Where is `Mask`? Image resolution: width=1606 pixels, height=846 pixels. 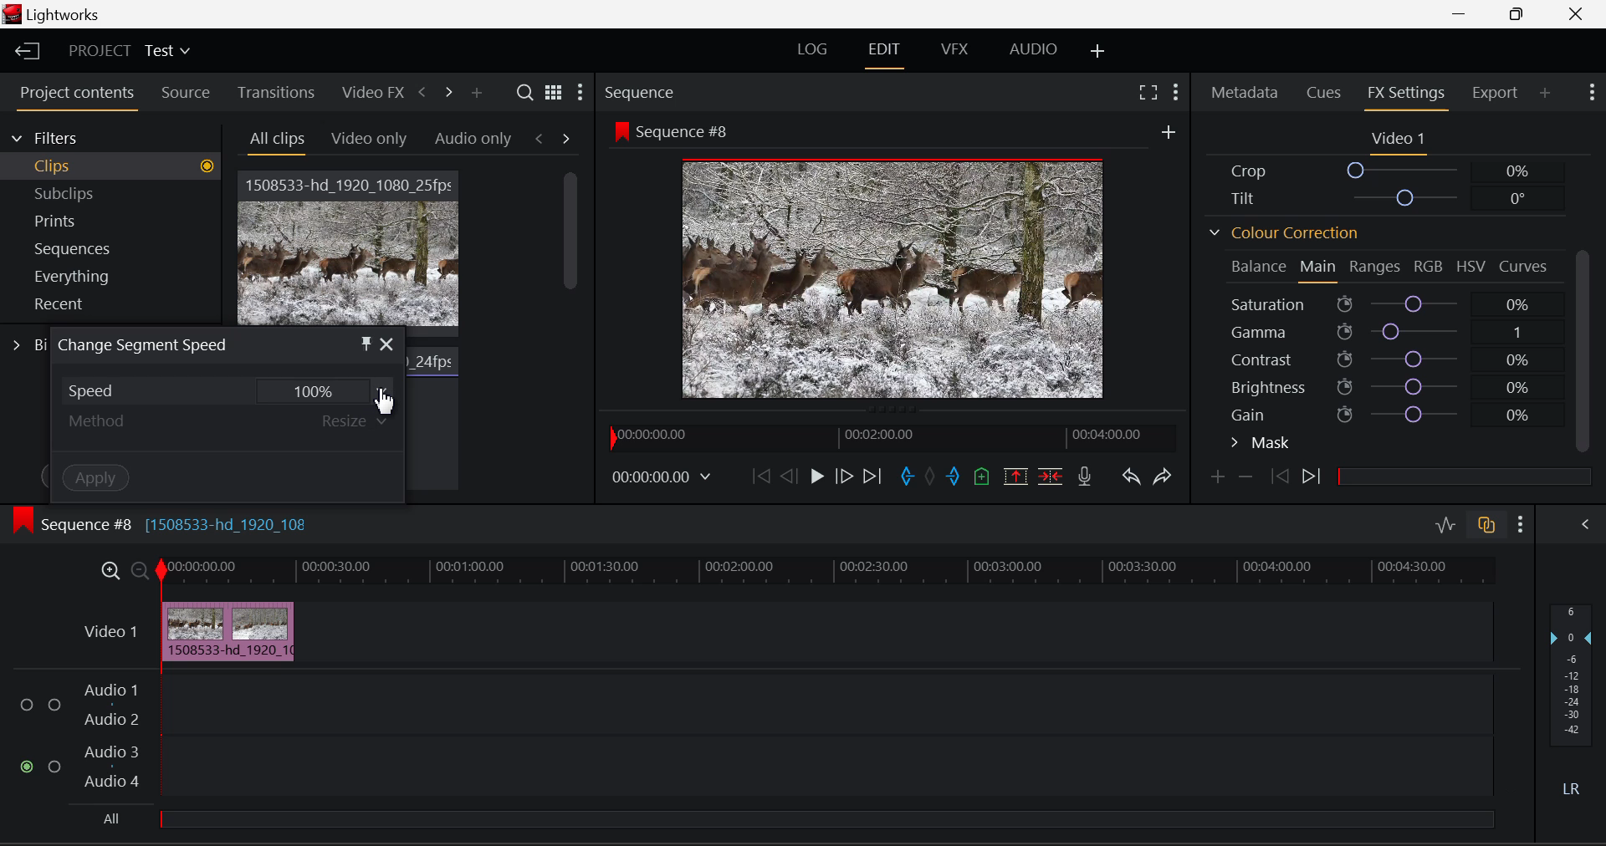
Mask is located at coordinates (1261, 443).